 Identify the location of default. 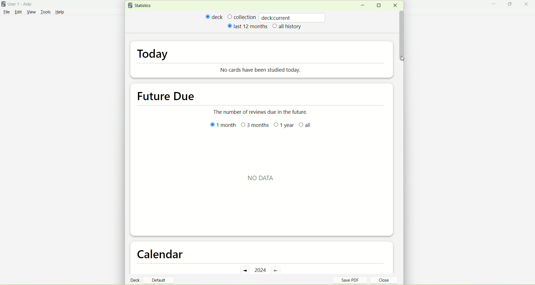
(161, 278).